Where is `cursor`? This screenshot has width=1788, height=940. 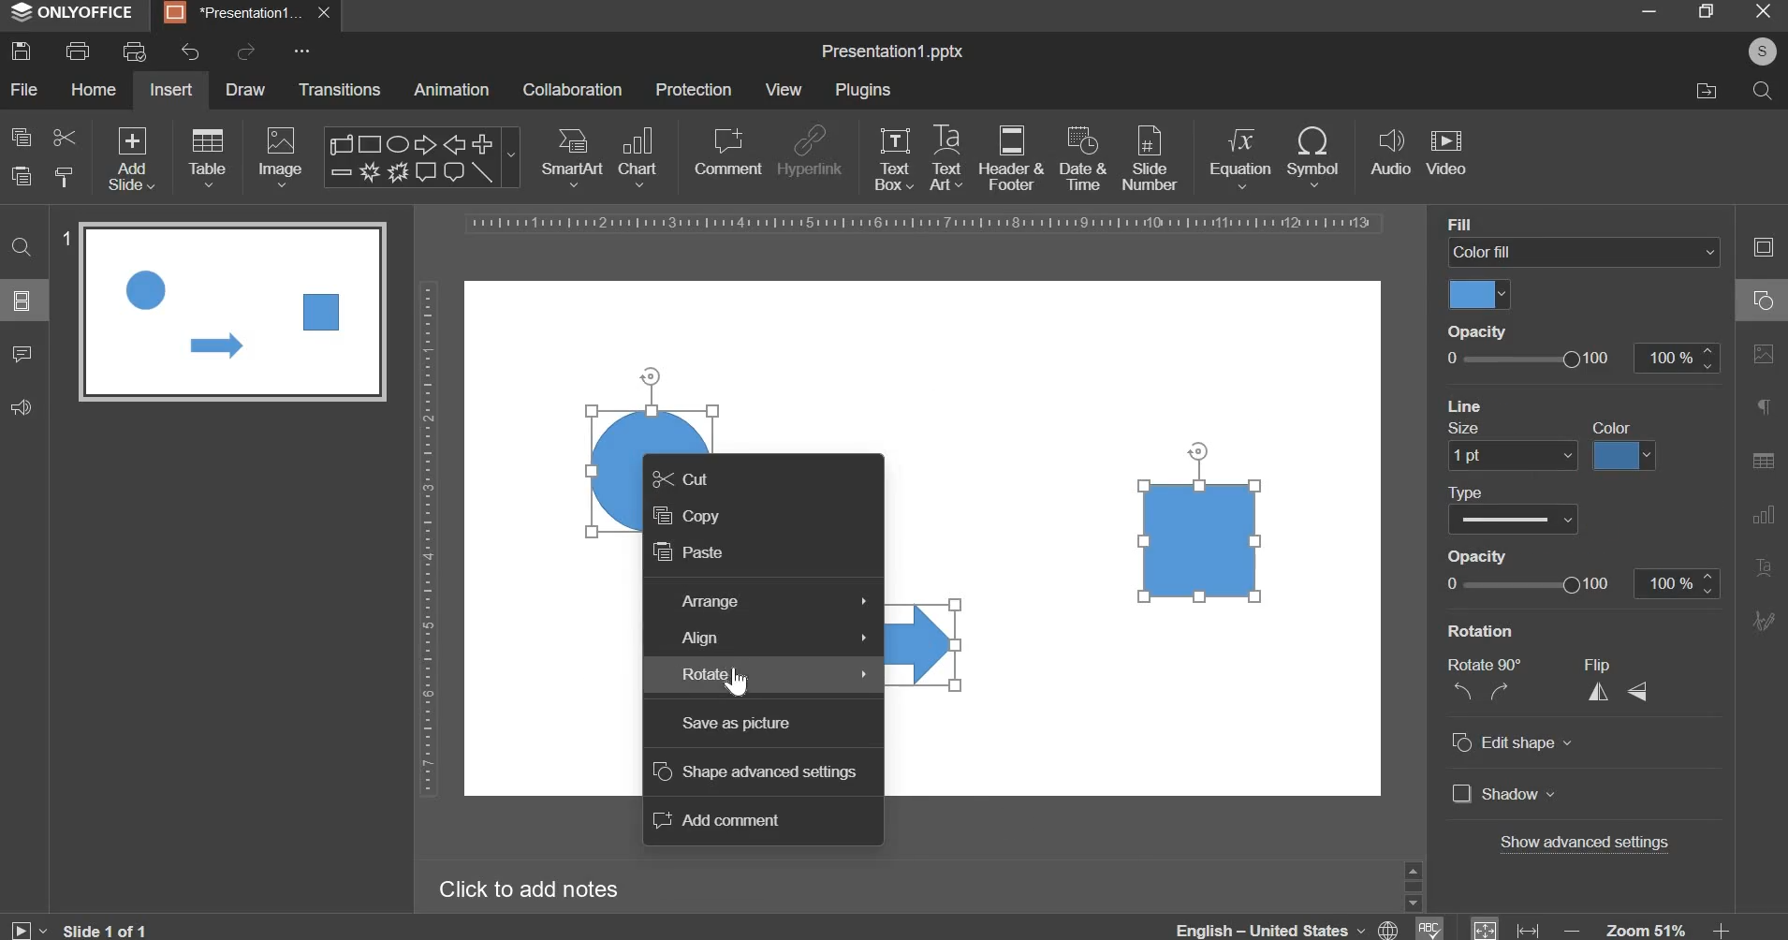 cursor is located at coordinates (735, 681).